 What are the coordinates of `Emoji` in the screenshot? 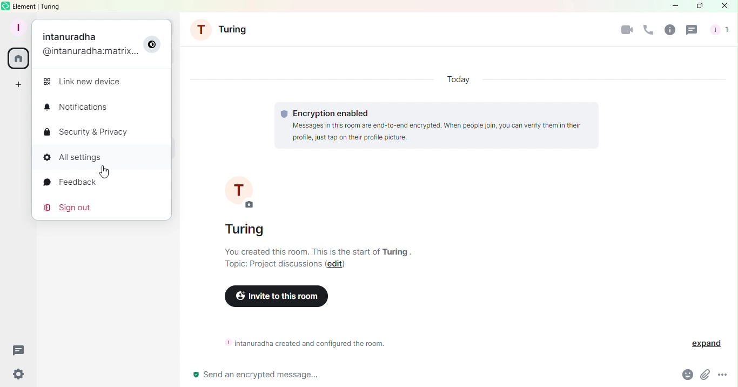 It's located at (686, 376).